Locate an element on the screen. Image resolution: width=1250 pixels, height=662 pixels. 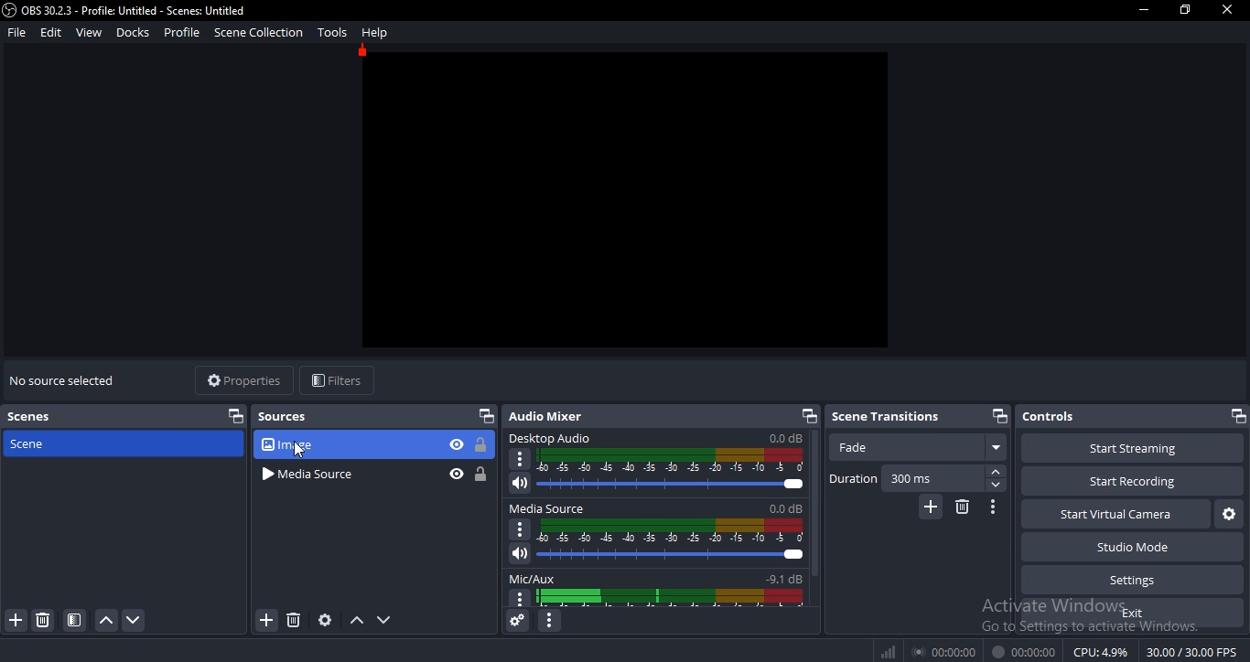
hide is located at coordinates (457, 473).